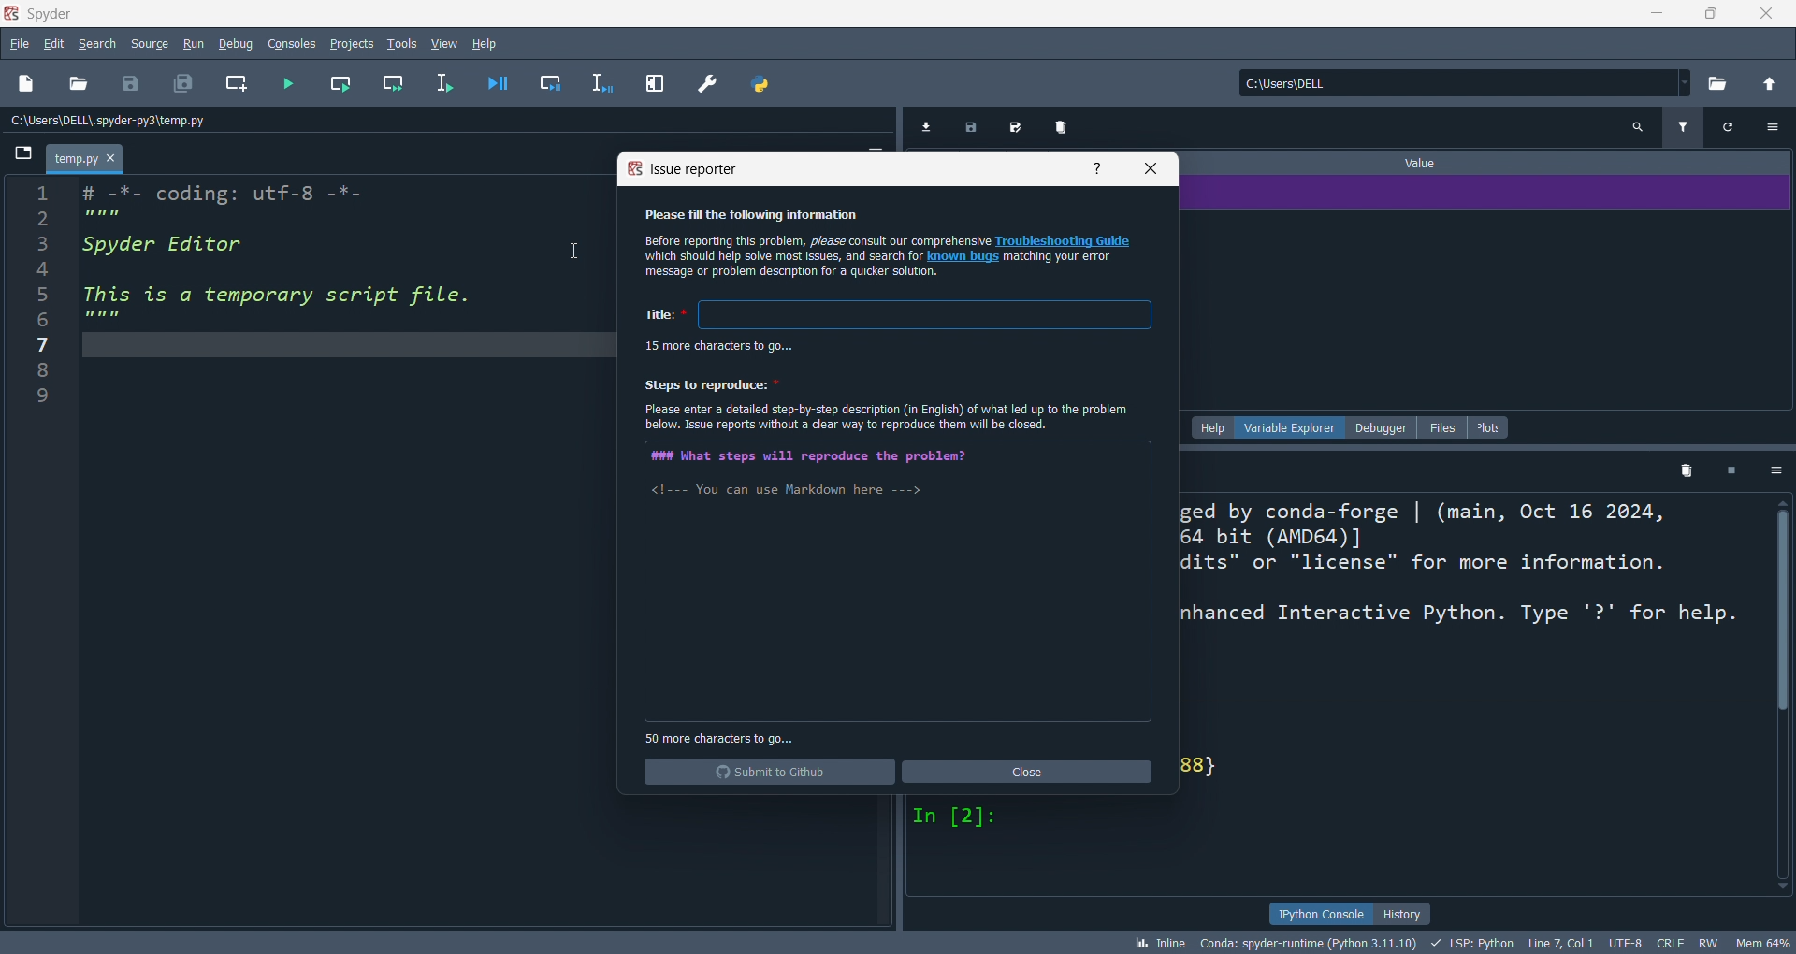 The width and height of the screenshot is (1796, 954). Describe the element at coordinates (893, 246) in the screenshot. I see `Please fill the following information

Before reporting this problem, please consult our comprehensive Troubleshooting Guide
‘which should help solve most issues, and search for known bugs matching your error
message or problem description for a quicker solution.` at that location.